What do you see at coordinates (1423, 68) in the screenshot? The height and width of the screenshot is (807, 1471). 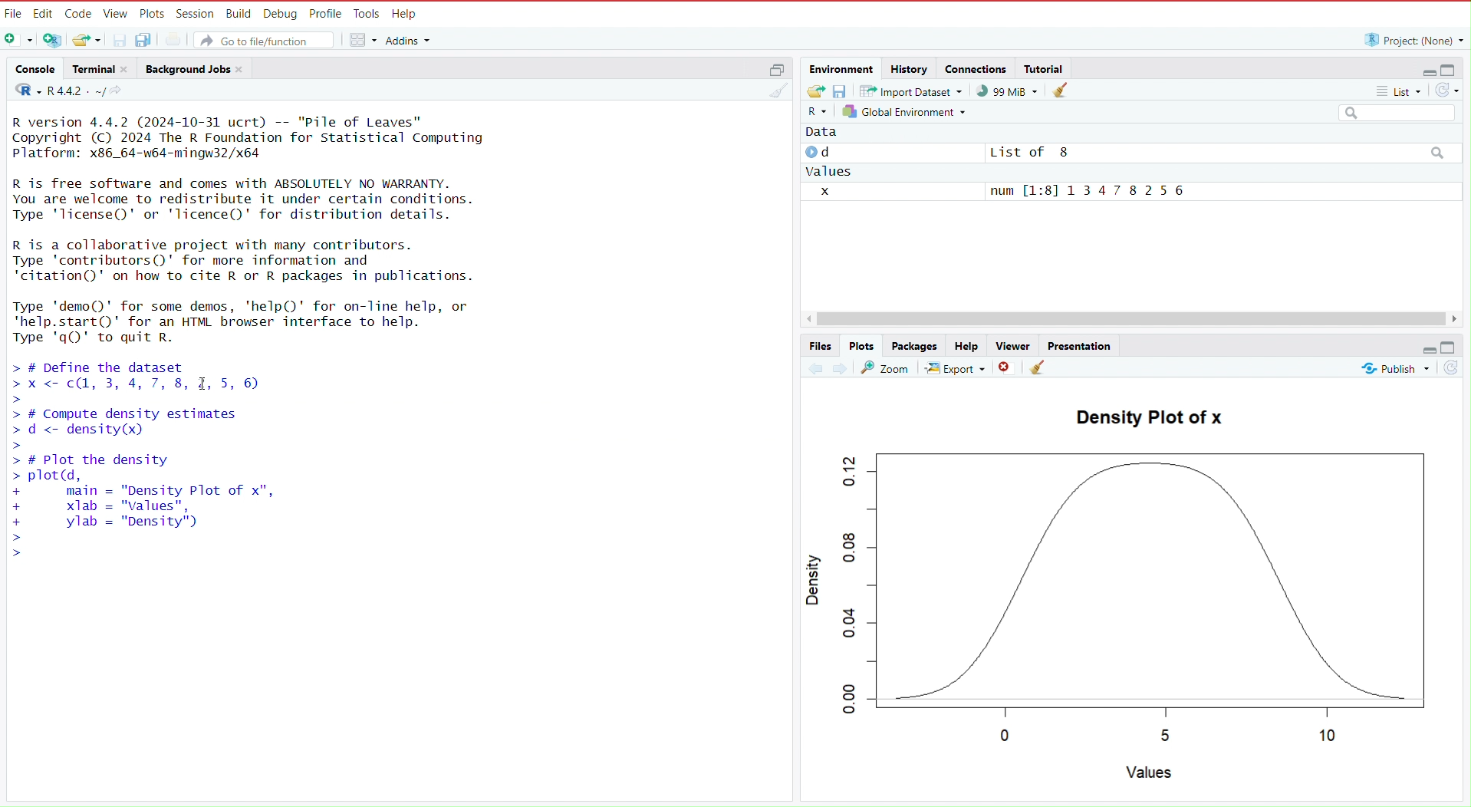 I see `minimize` at bounding box center [1423, 68].